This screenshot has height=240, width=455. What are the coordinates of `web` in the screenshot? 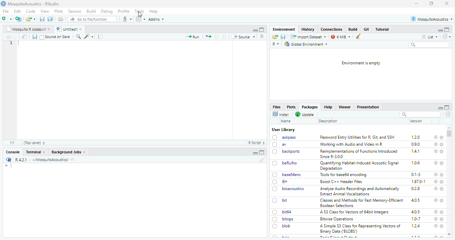 It's located at (436, 189).